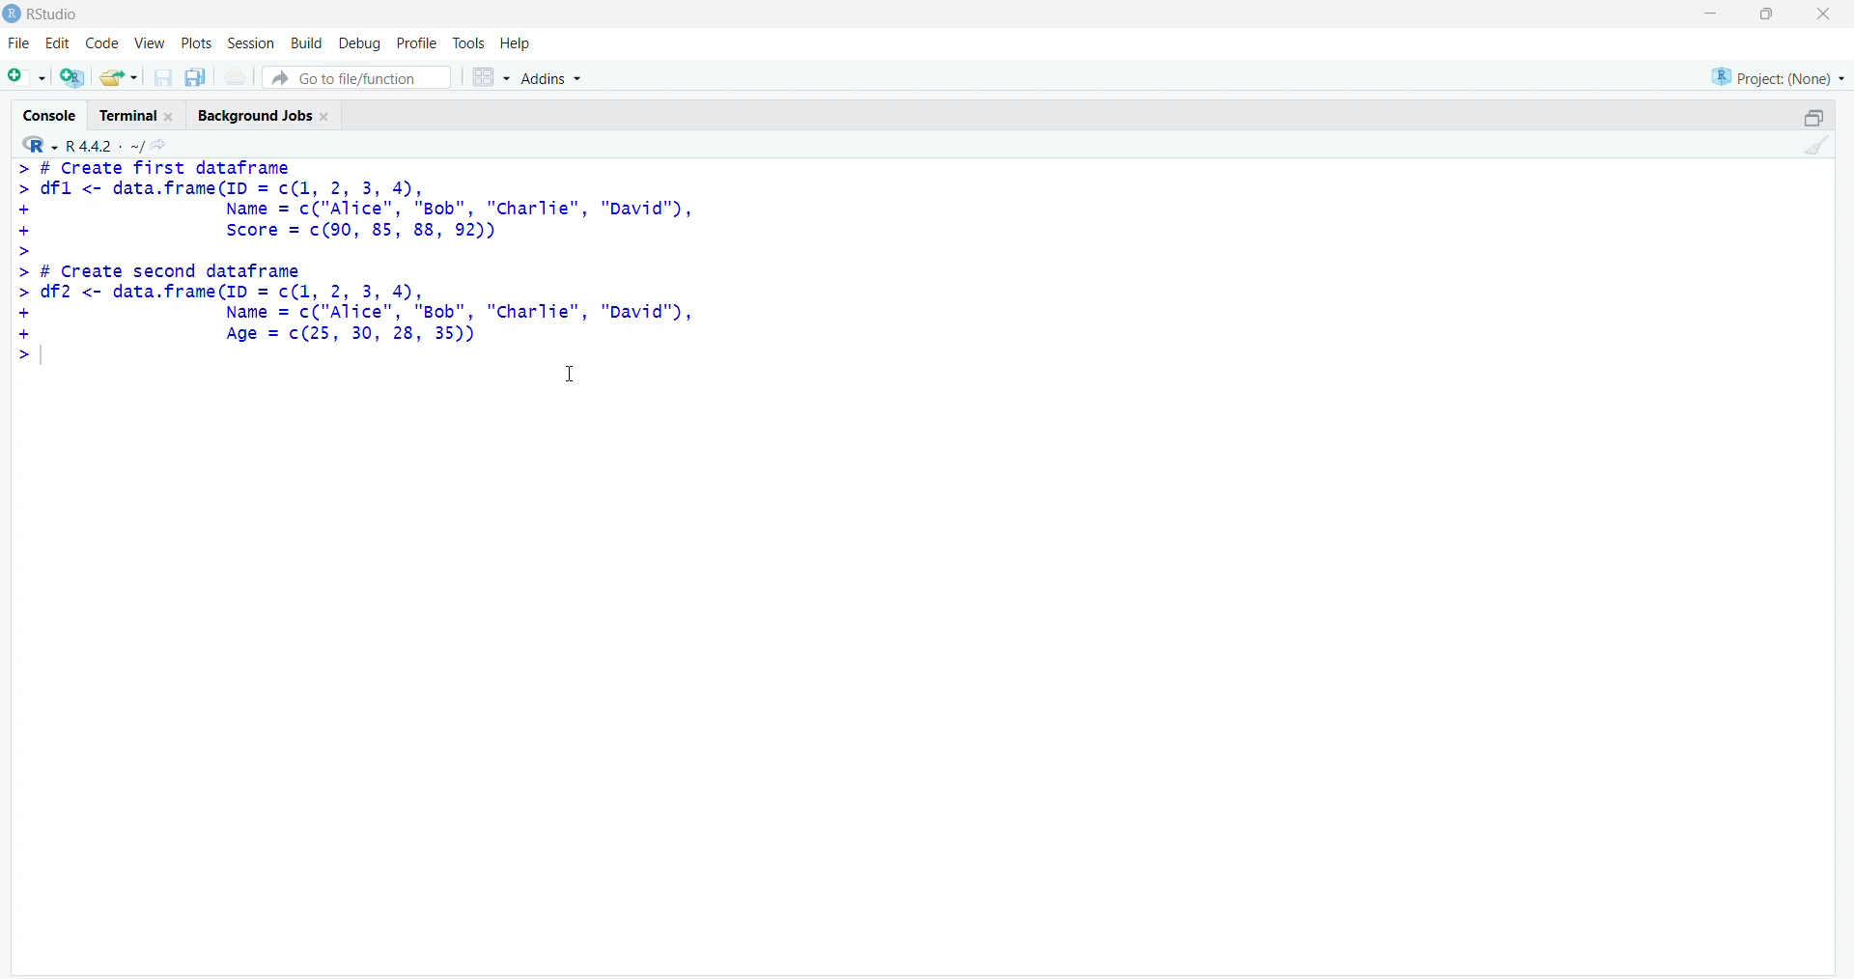 This screenshot has width=1854, height=979. I want to click on share folder as, so click(120, 77).